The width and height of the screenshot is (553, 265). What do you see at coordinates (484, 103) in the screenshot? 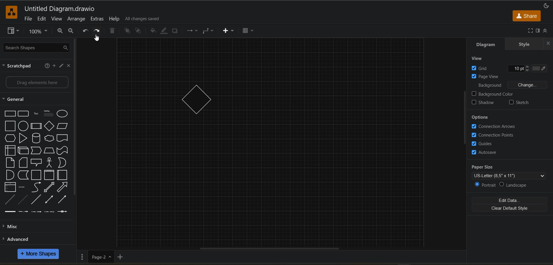
I see `shadow` at bounding box center [484, 103].